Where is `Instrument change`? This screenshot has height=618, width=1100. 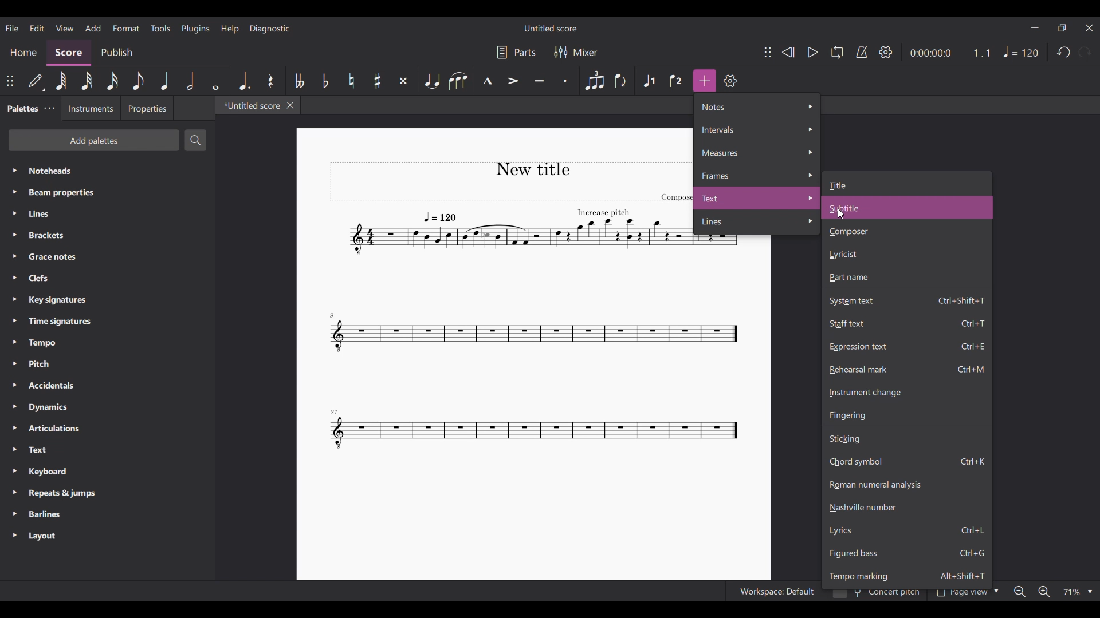 Instrument change is located at coordinates (906, 392).